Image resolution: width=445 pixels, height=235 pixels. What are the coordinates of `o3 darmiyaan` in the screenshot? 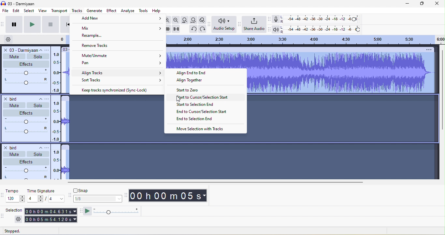 It's located at (19, 49).